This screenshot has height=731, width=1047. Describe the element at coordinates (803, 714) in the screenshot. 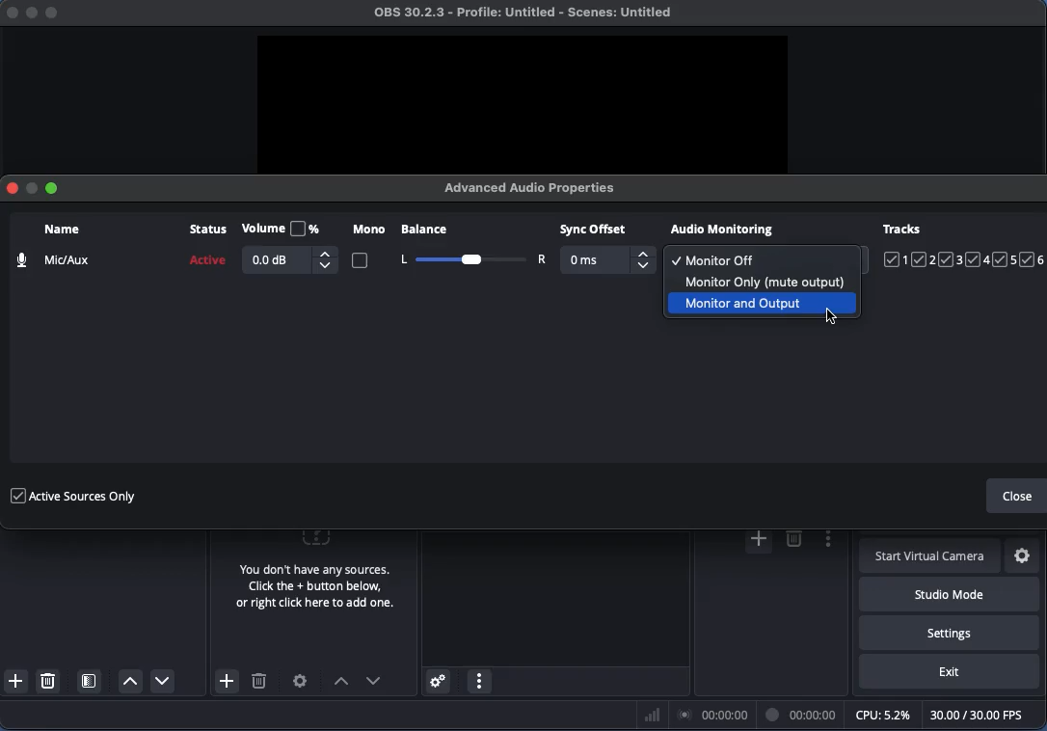

I see `Time` at that location.